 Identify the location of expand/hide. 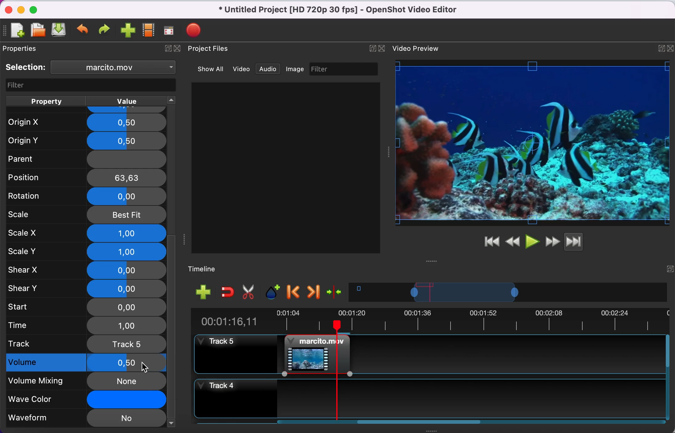
(669, 267).